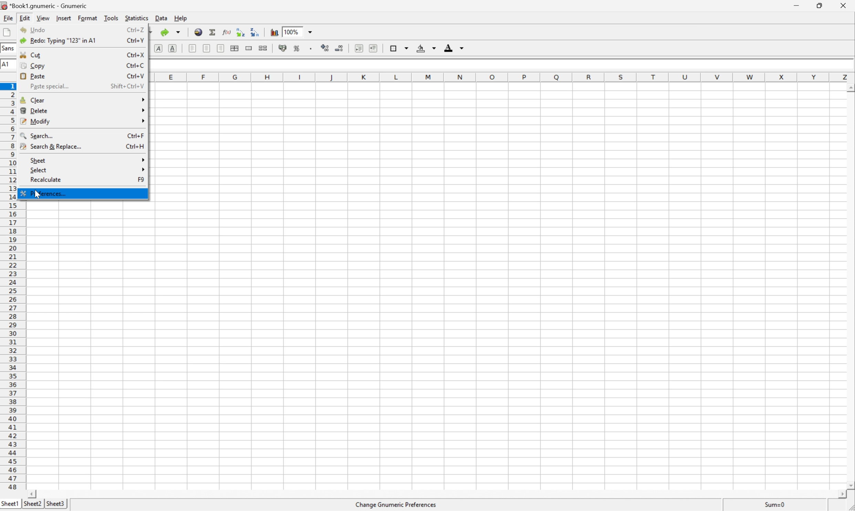 This screenshot has width=855, height=511. What do you see at coordinates (10, 505) in the screenshot?
I see `sheet1` at bounding box center [10, 505].